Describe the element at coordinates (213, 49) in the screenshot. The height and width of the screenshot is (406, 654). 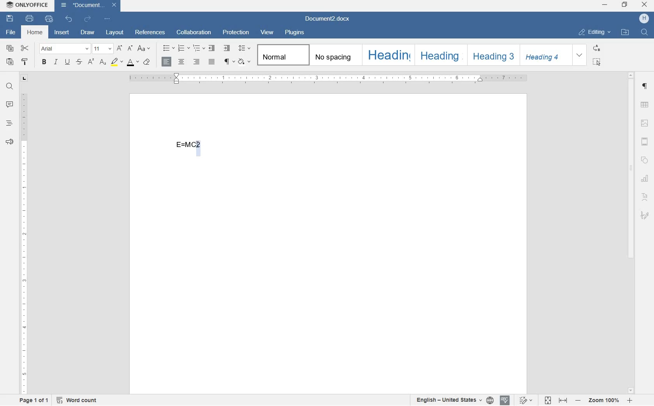
I see `decrease indent` at that location.